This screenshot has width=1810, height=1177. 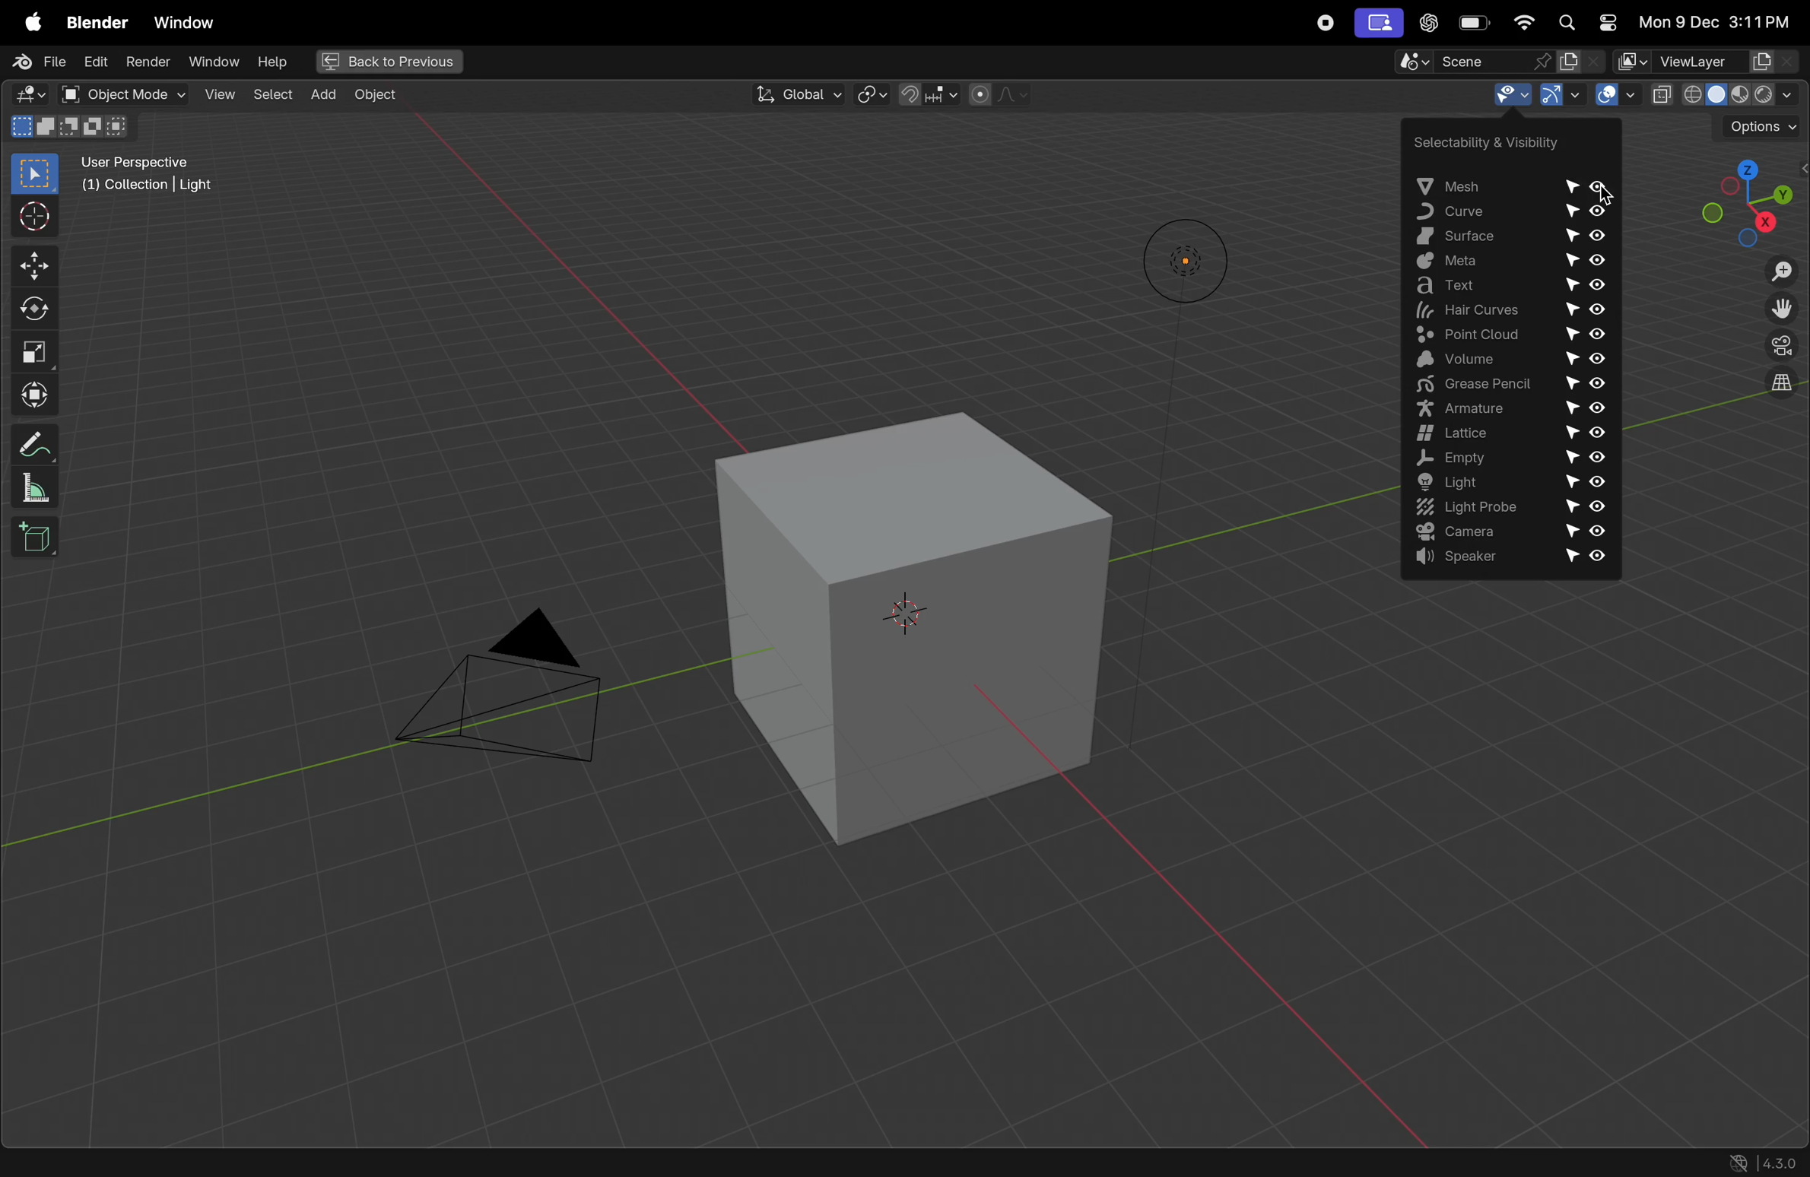 I want to click on text, so click(x=1503, y=288).